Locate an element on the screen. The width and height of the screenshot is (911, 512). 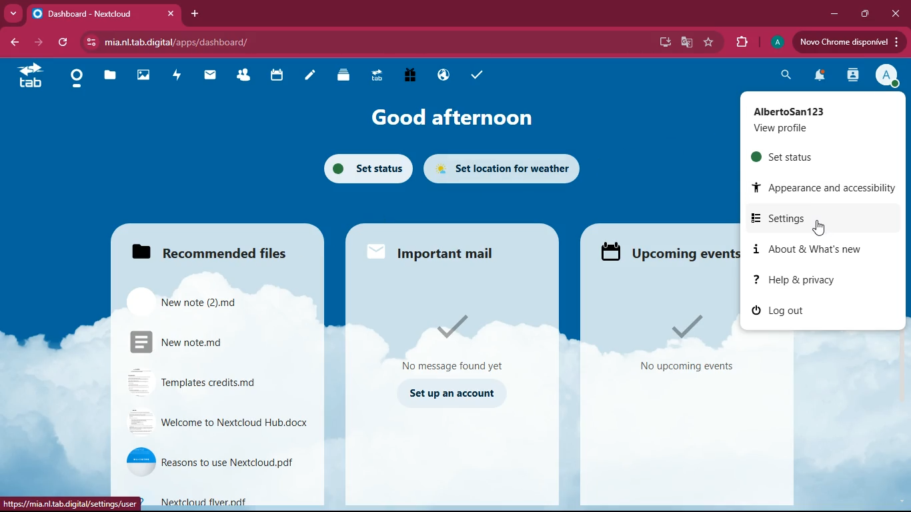
messages is located at coordinates (458, 343).